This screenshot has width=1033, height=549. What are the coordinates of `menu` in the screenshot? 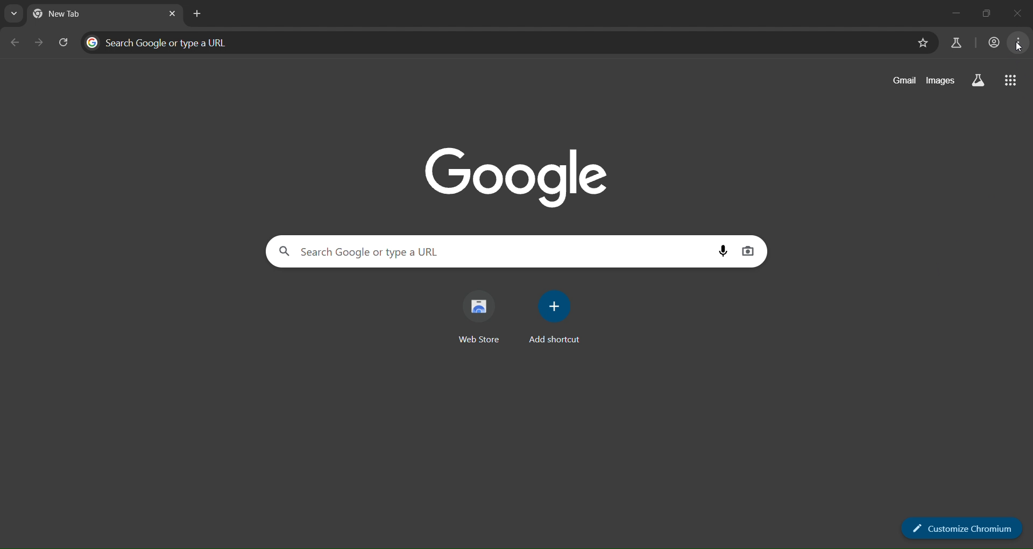 It's located at (1018, 45).